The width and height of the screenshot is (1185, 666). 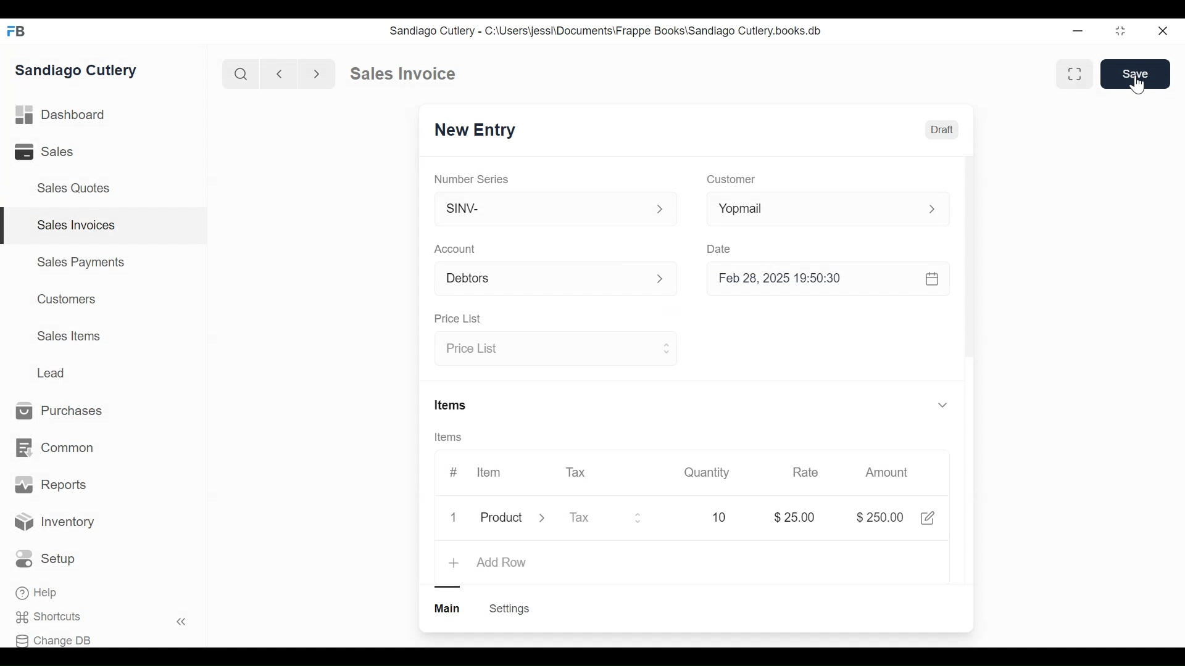 I want to click on search, so click(x=241, y=75).